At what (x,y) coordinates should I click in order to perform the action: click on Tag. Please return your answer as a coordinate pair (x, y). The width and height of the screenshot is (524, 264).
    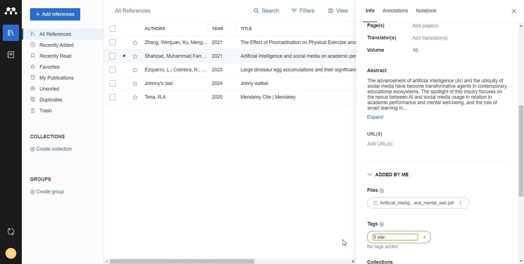
    Looking at the image, I should click on (377, 223).